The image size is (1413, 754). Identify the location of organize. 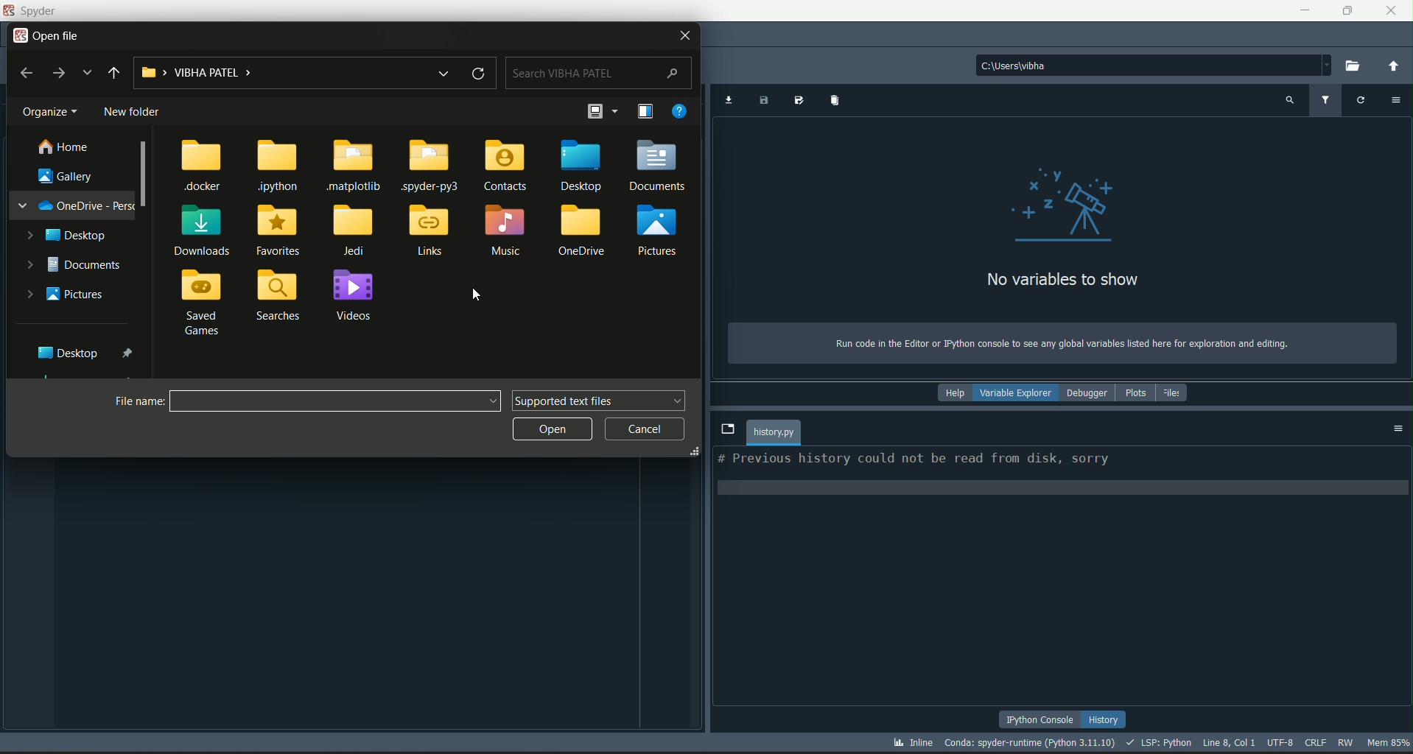
(52, 112).